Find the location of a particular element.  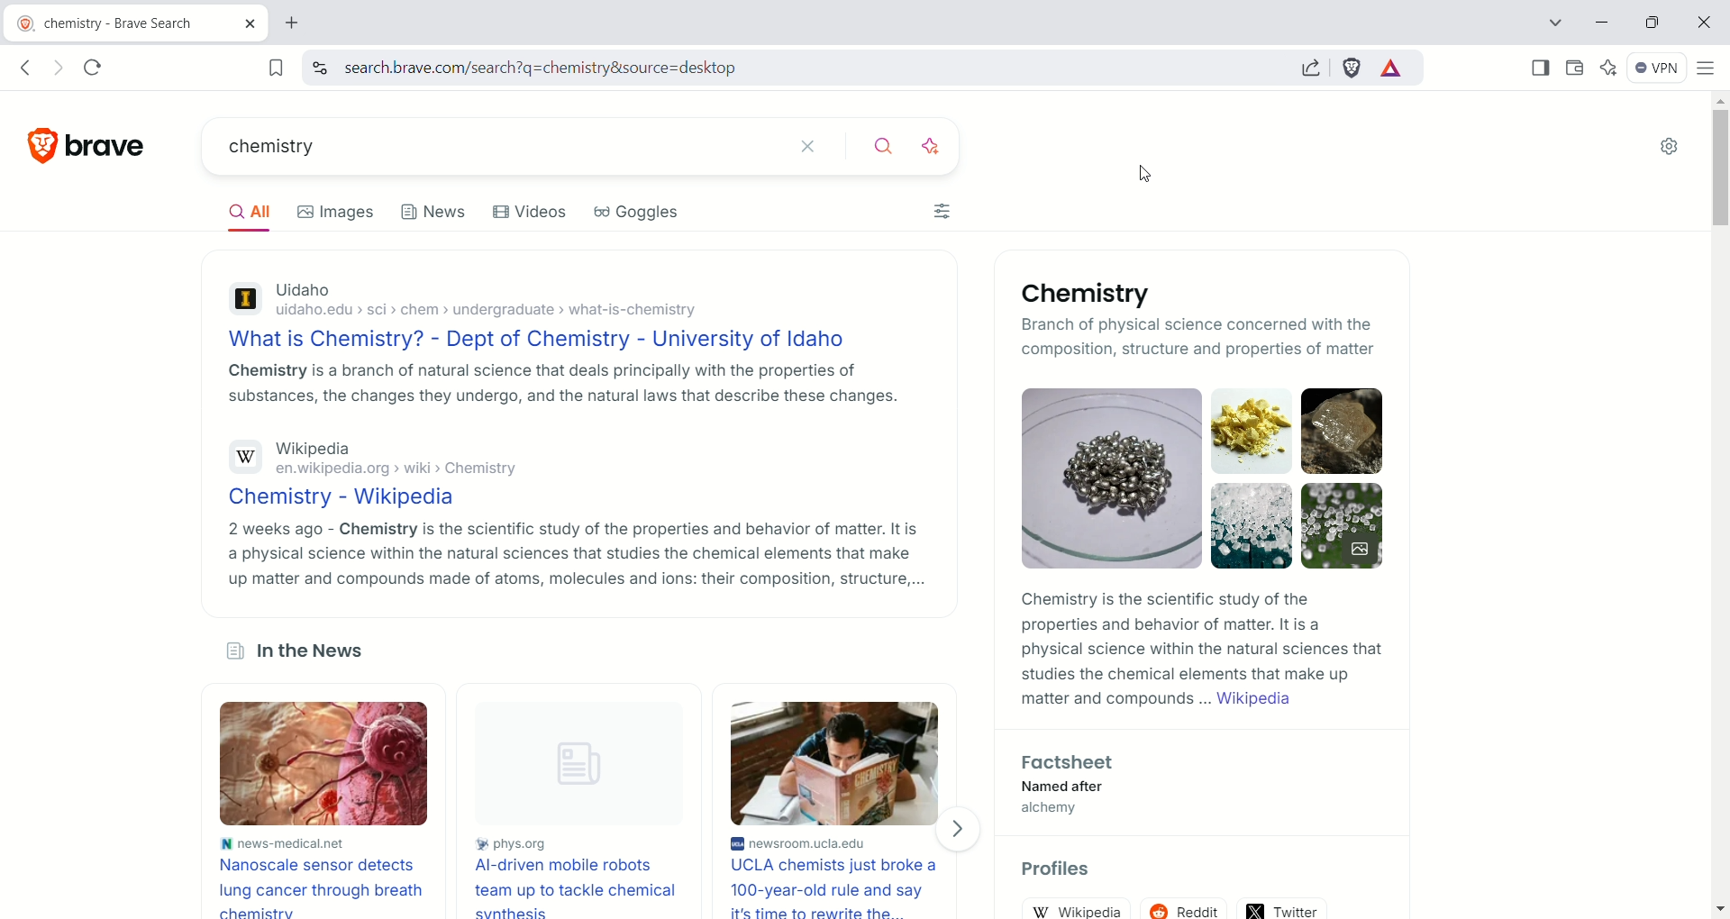

view site information is located at coordinates (319, 68).